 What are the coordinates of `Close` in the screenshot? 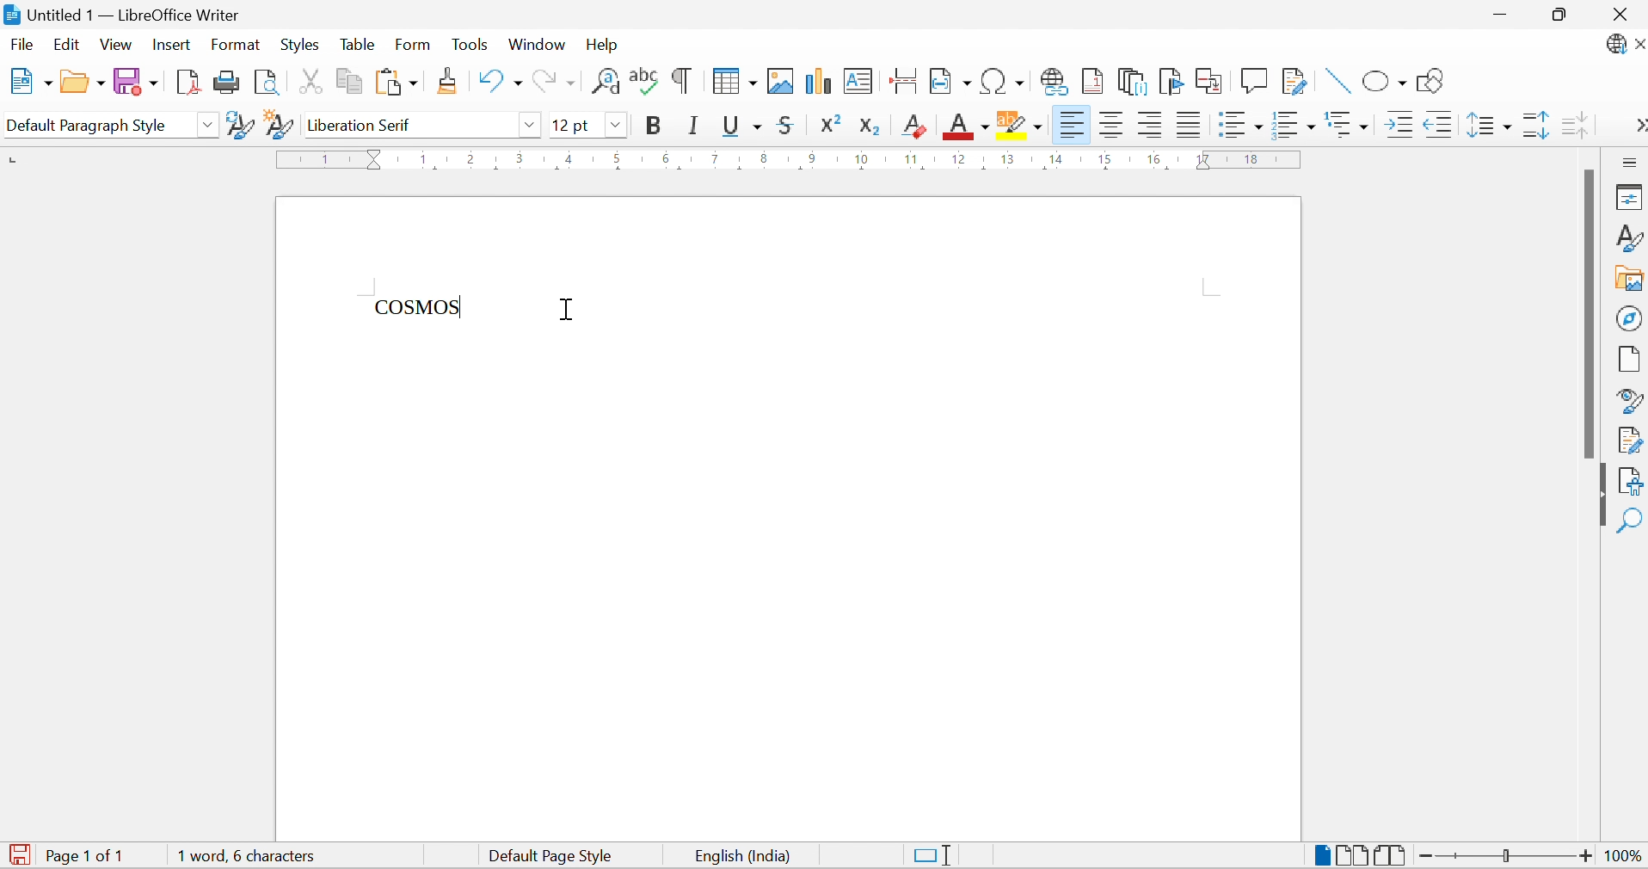 It's located at (1619, 13).